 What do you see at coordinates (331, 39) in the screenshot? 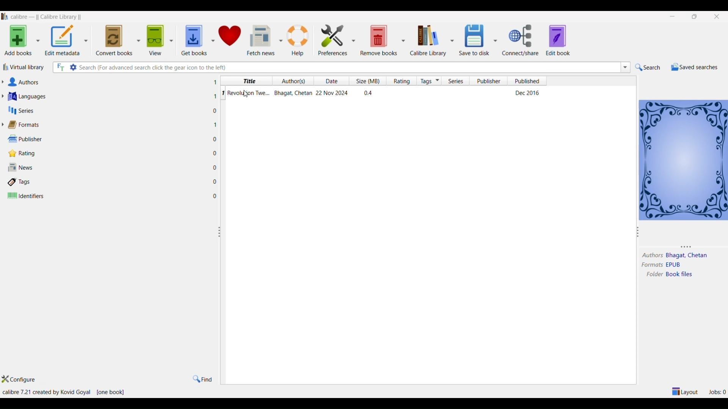
I see `preferences` at bounding box center [331, 39].